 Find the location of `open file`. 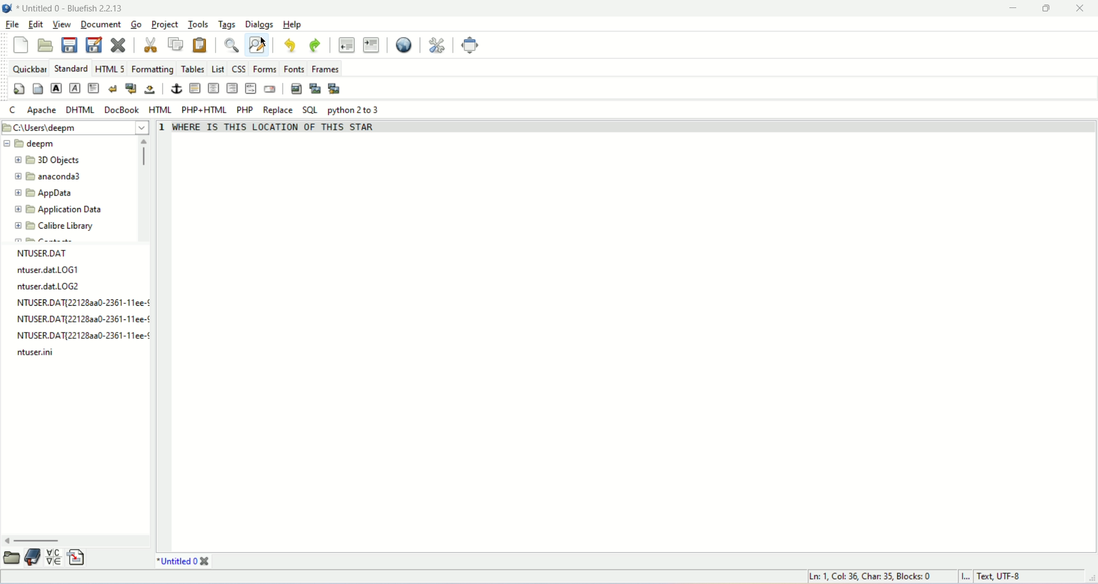

open file is located at coordinates (44, 46).